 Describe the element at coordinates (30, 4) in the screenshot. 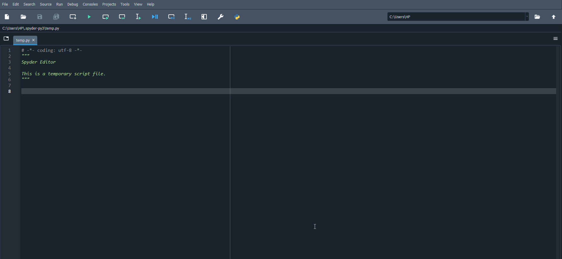

I see `Search` at that location.